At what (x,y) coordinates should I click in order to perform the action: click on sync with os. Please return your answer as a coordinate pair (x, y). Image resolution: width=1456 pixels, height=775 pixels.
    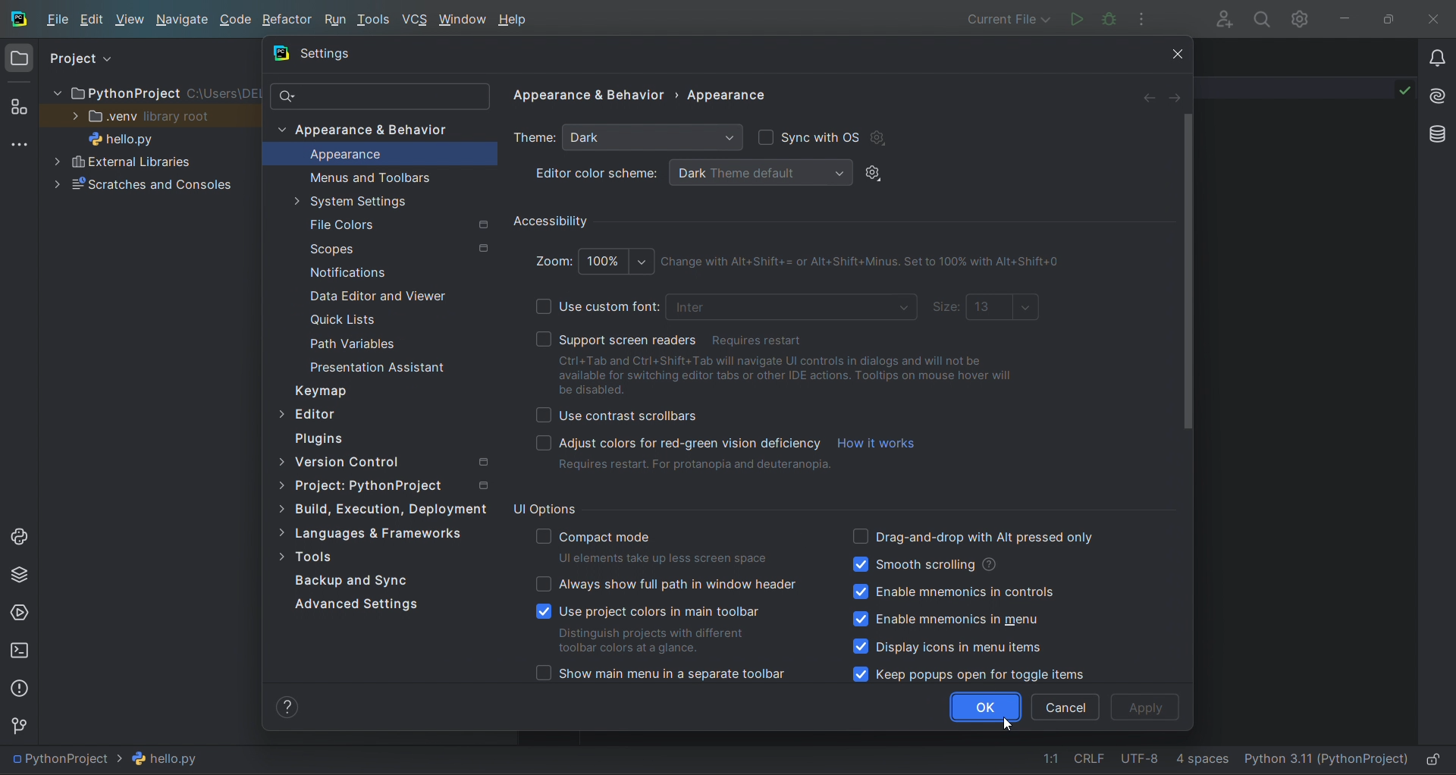
    Looking at the image, I should click on (820, 136).